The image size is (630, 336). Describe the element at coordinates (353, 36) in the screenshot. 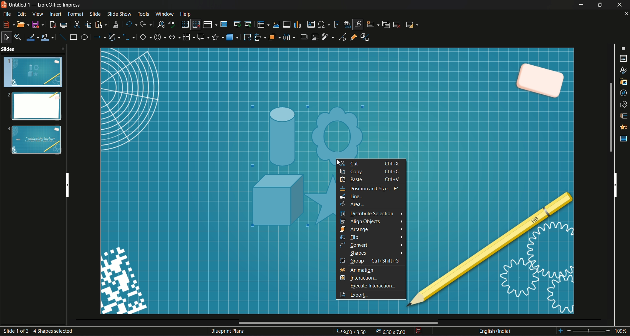

I see `gluepoint` at that location.